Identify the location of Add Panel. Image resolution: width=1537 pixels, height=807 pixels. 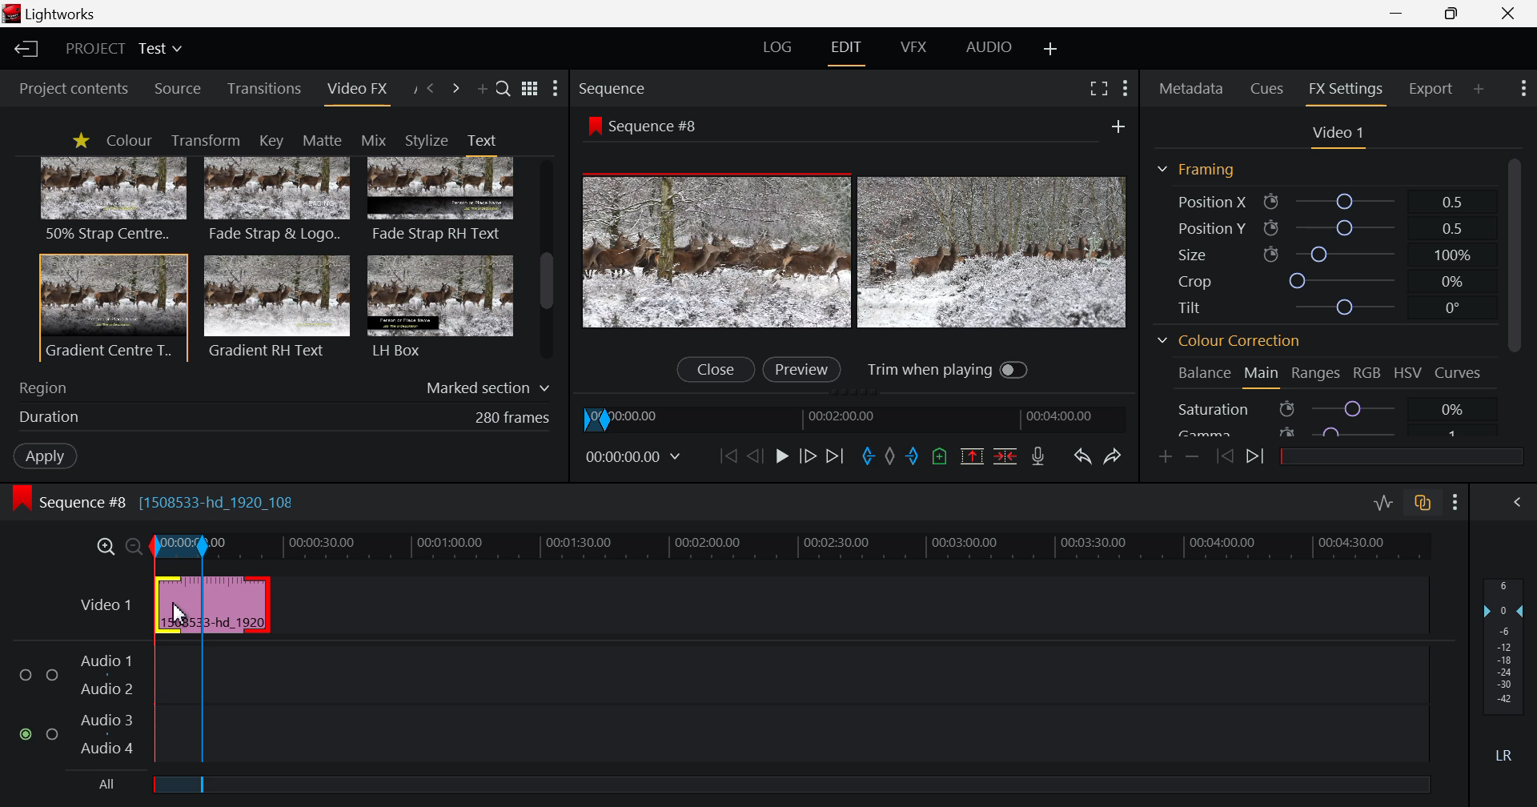
(1479, 86).